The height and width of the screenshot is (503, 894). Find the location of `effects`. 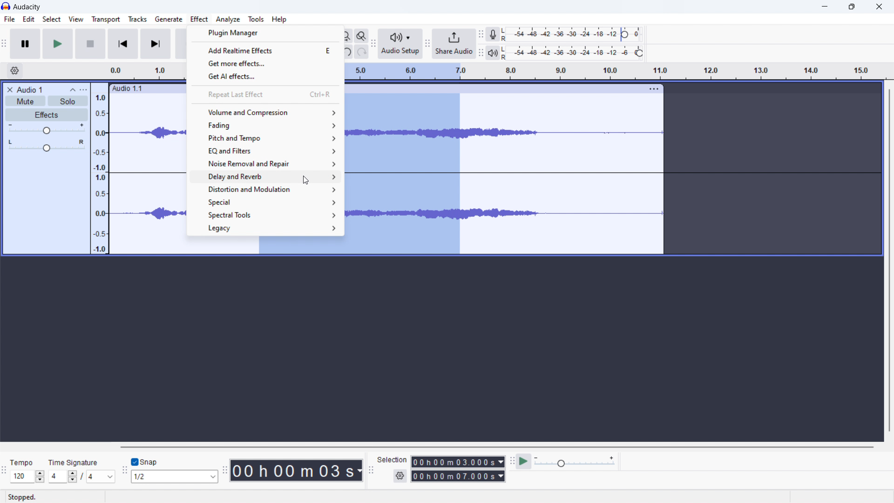

effects is located at coordinates (46, 115).